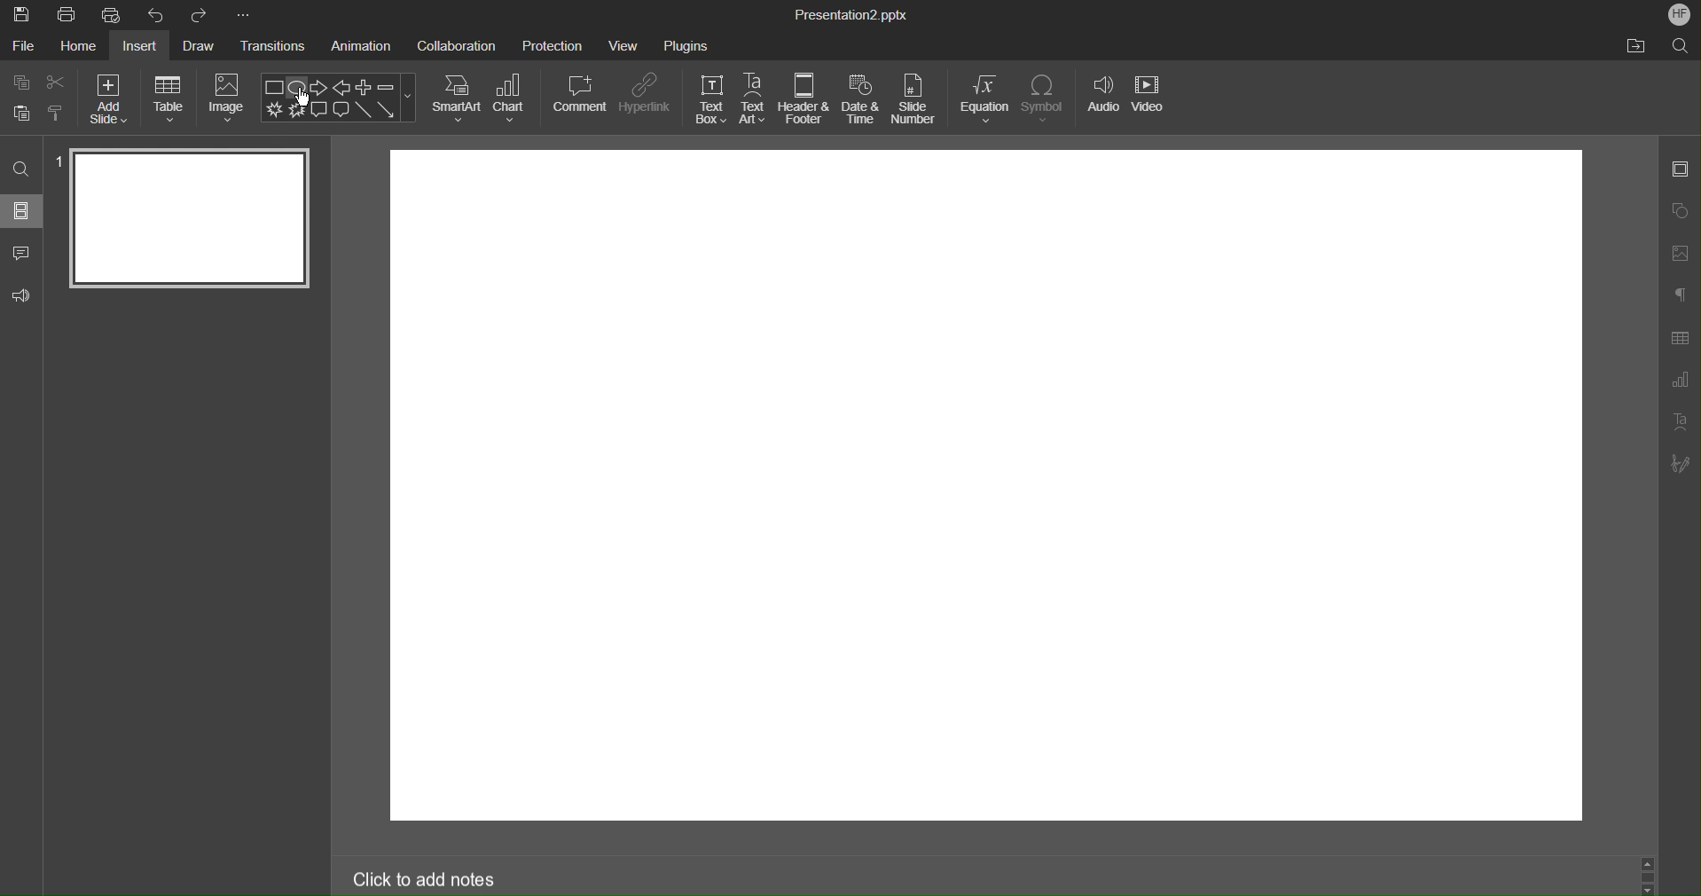 This screenshot has height=896, width=1701. Describe the element at coordinates (512, 98) in the screenshot. I see `Chart` at that location.